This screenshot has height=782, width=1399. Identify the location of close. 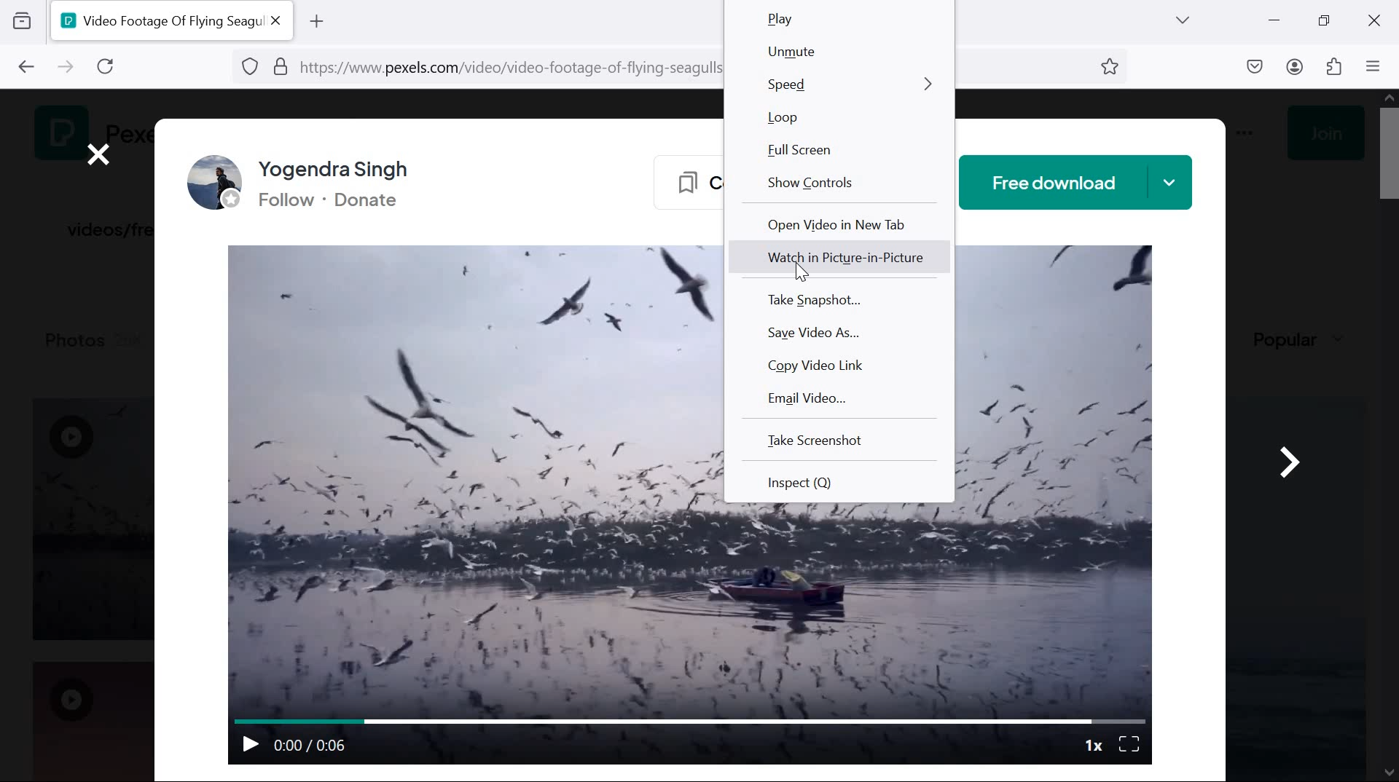
(1372, 20).